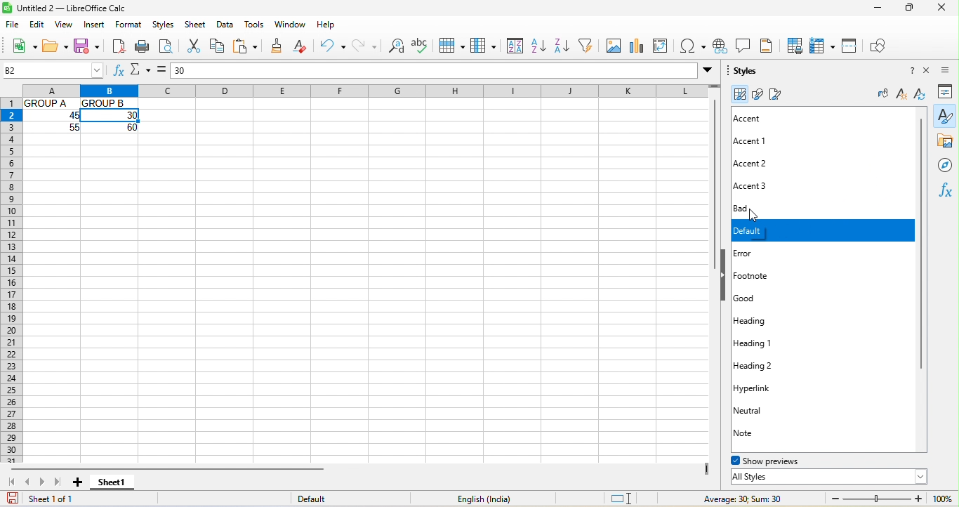 The height and width of the screenshot is (507, 959). Describe the element at coordinates (948, 192) in the screenshot. I see `function` at that location.